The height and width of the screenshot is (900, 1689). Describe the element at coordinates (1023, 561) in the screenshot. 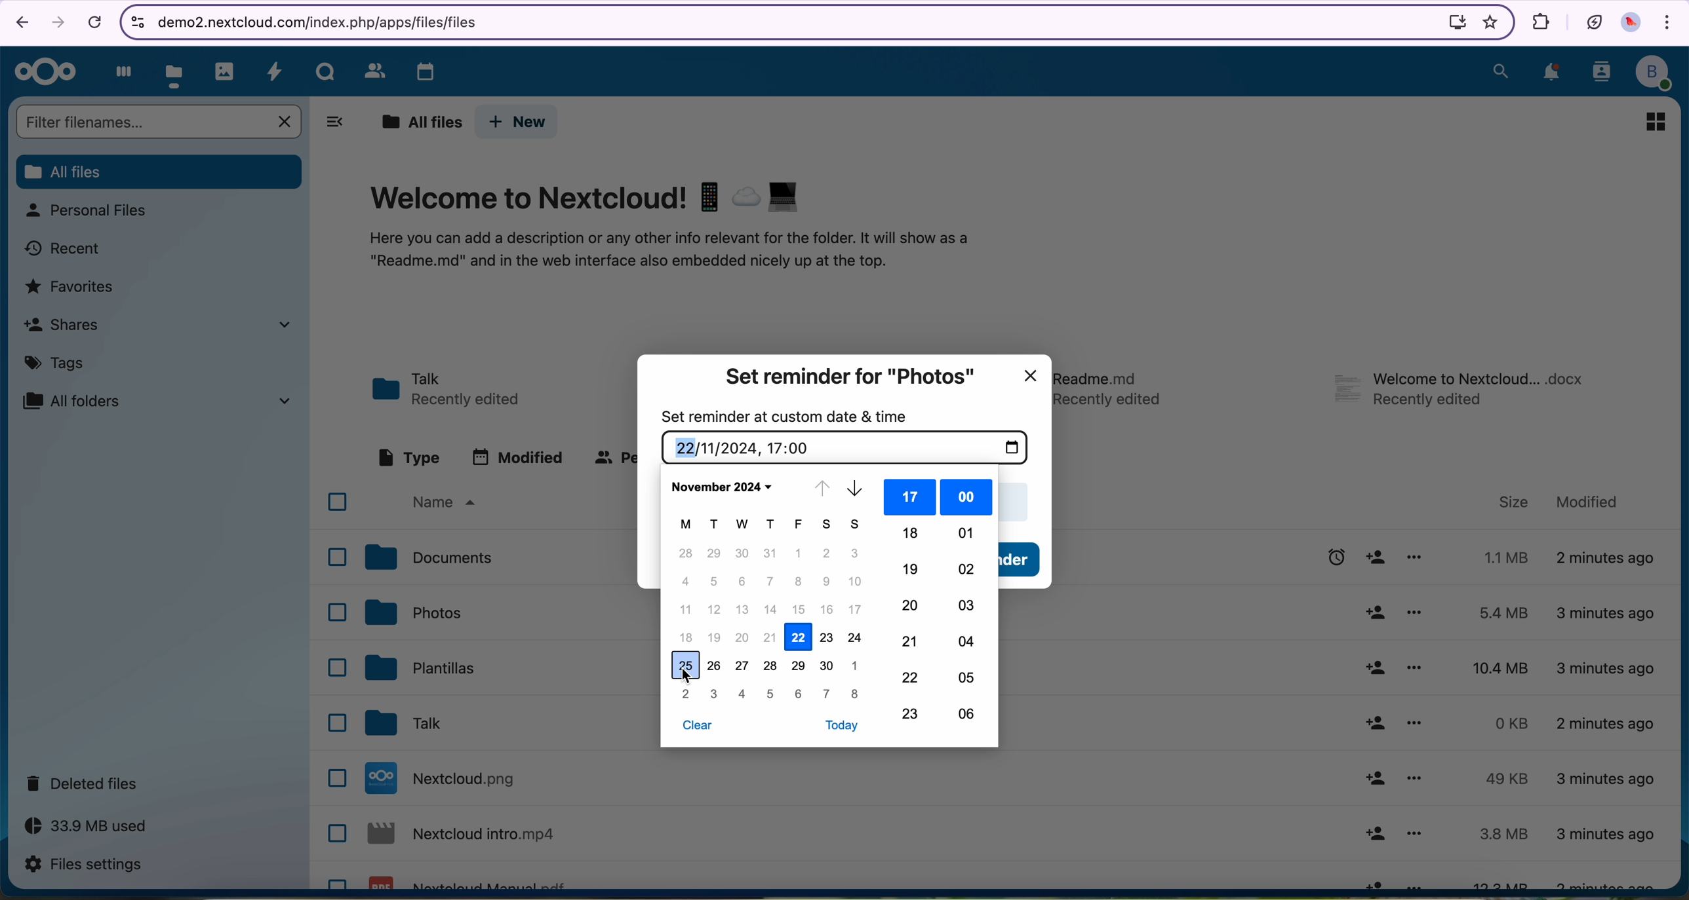

I see `half button` at that location.